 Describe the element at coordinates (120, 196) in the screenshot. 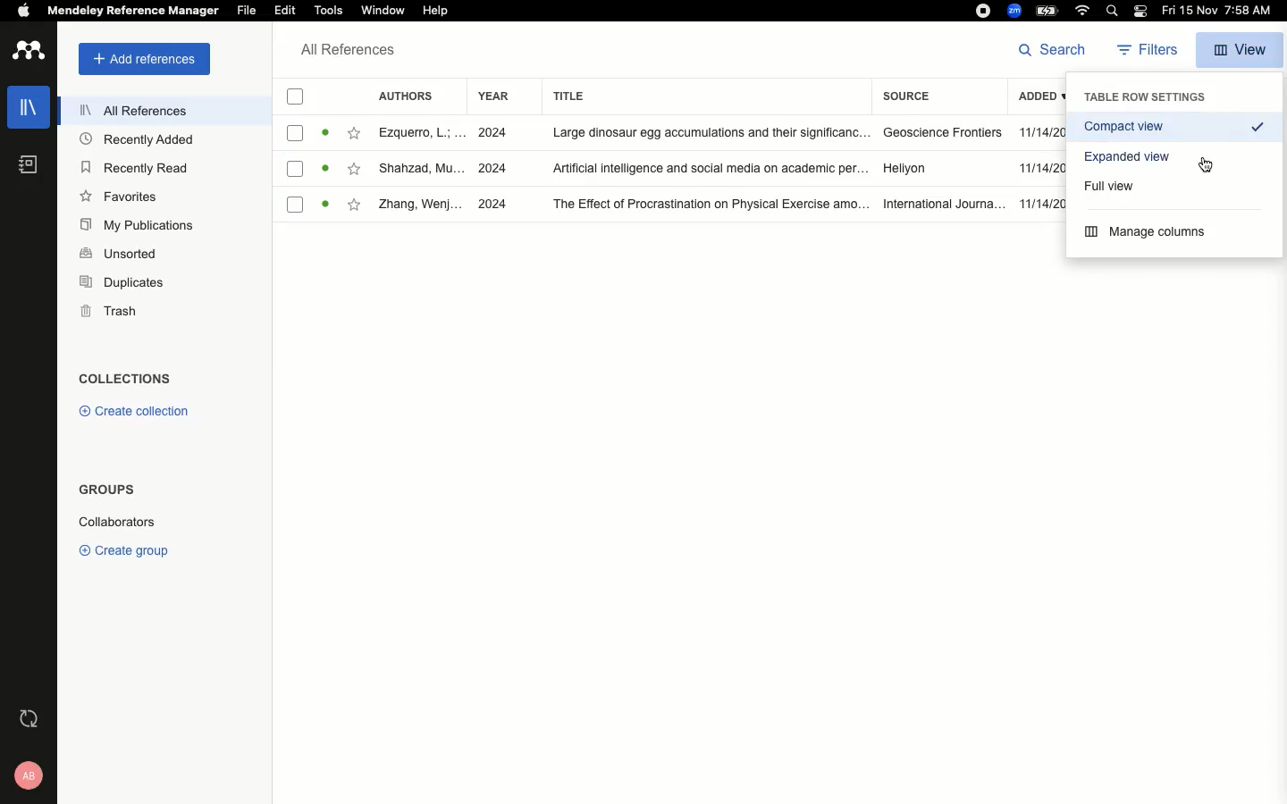

I see `Favorites` at that location.